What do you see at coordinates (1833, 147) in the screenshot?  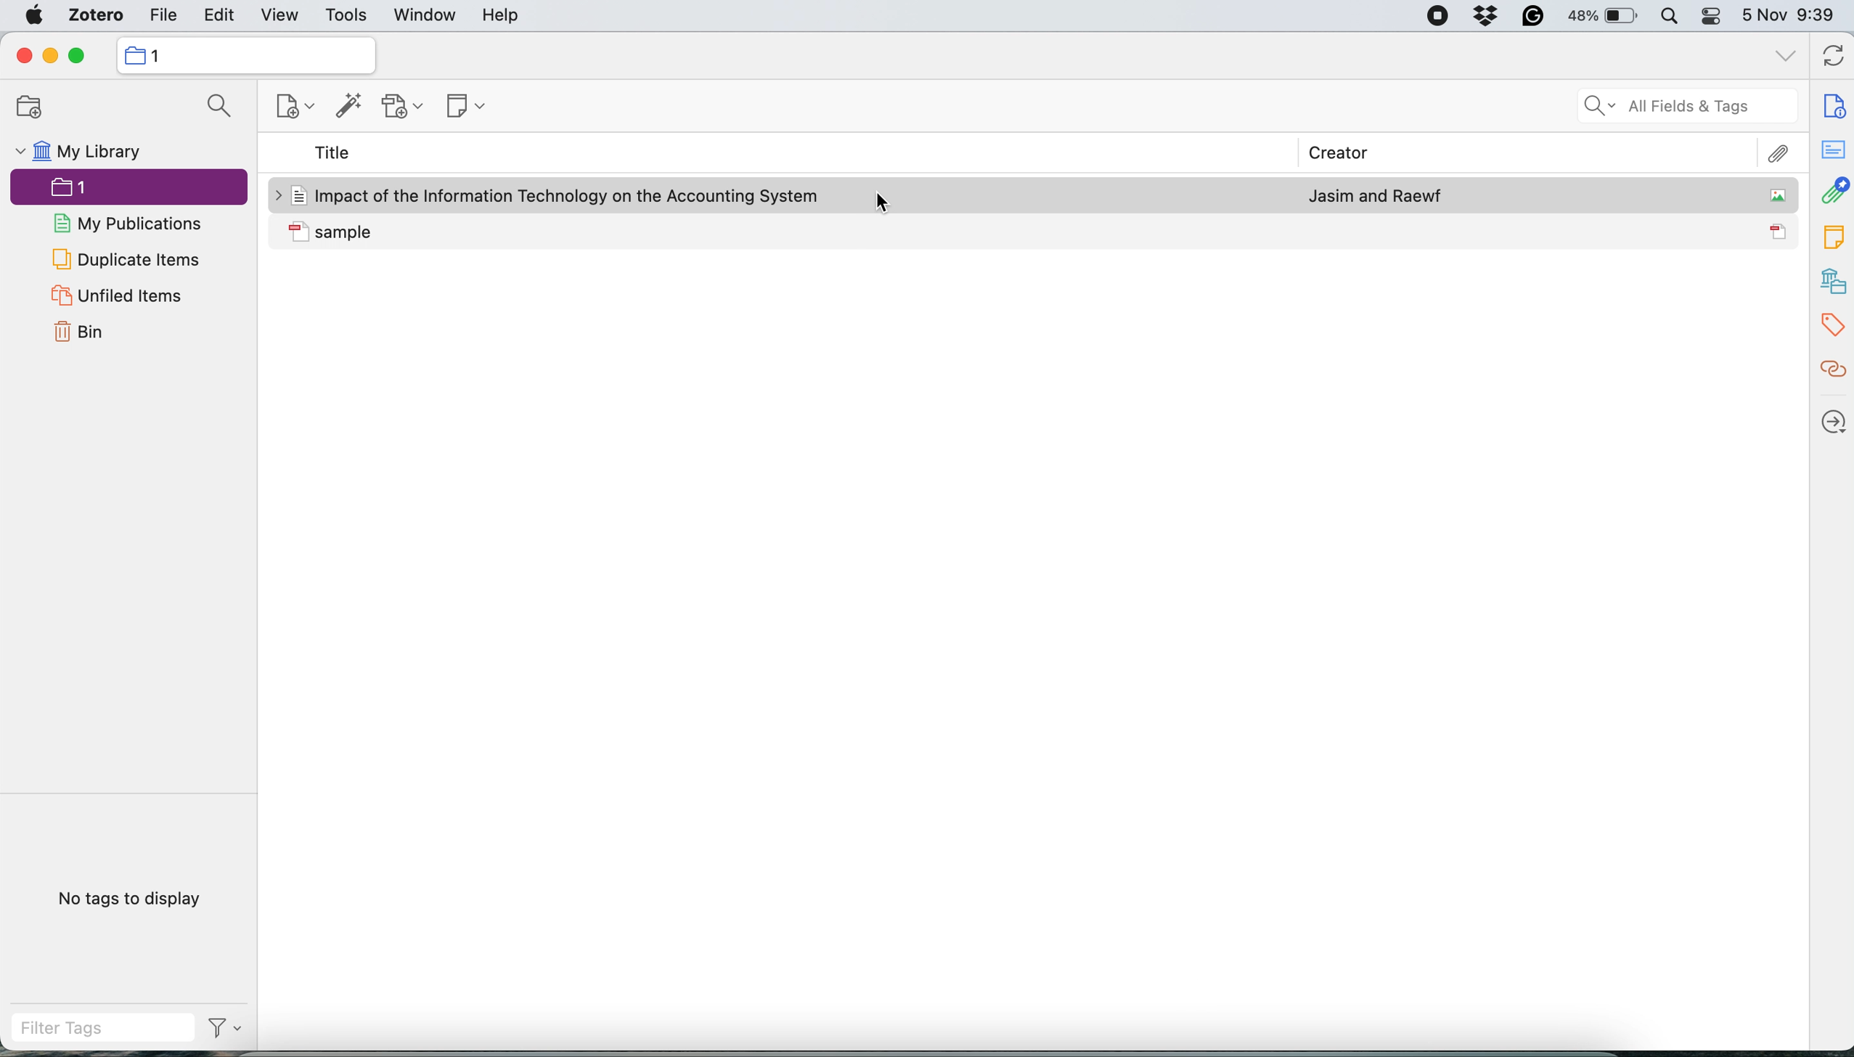 I see `abstract` at bounding box center [1833, 147].